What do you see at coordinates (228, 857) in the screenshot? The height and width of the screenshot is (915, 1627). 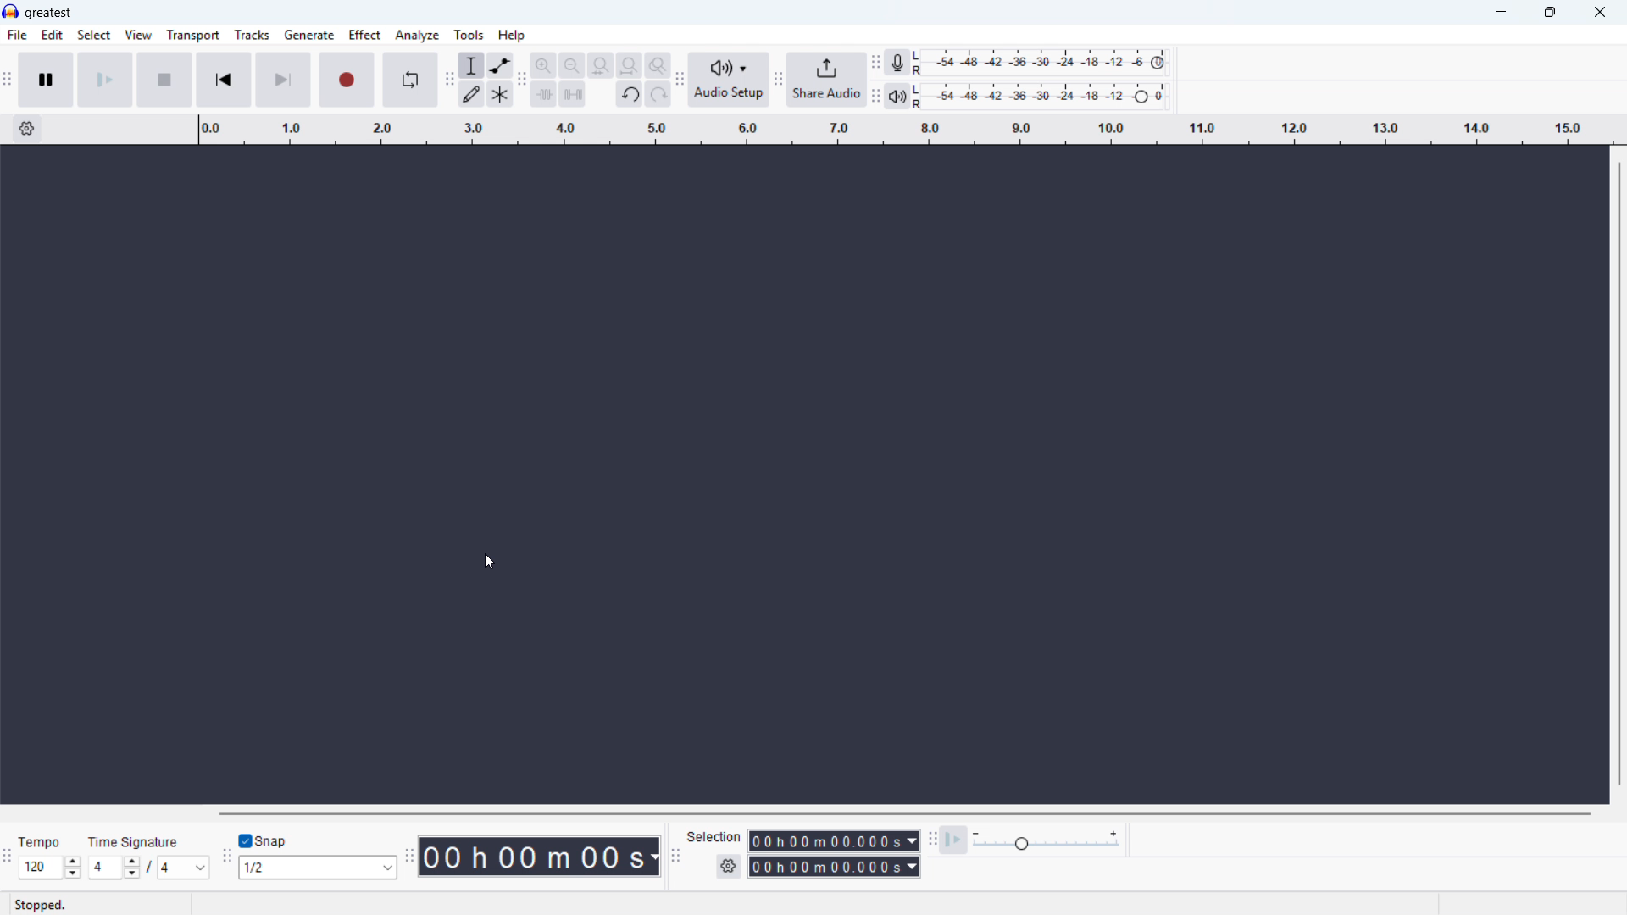 I see `Snapping toolbar ` at bounding box center [228, 857].